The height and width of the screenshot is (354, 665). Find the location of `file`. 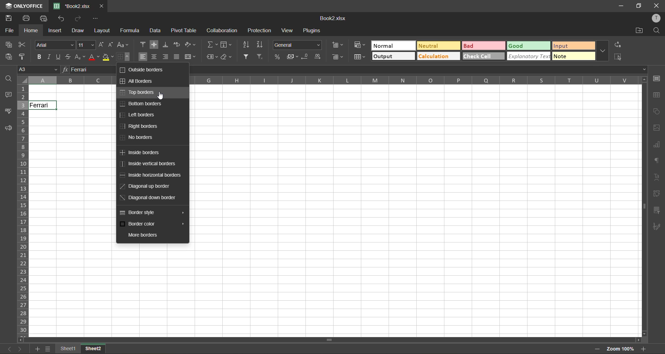

file is located at coordinates (9, 31).